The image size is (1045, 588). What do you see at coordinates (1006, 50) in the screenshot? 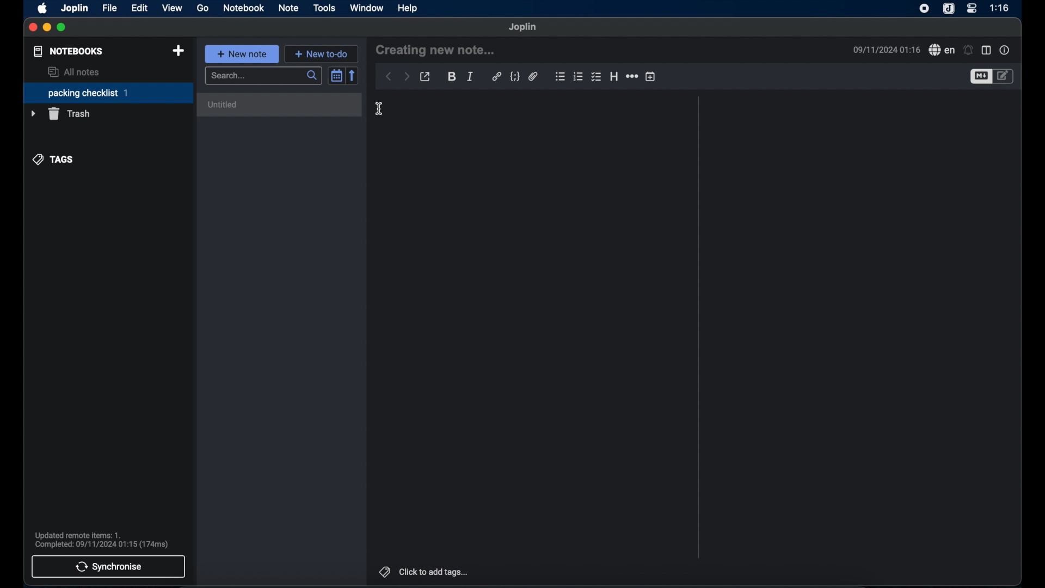
I see `note properties` at bounding box center [1006, 50].